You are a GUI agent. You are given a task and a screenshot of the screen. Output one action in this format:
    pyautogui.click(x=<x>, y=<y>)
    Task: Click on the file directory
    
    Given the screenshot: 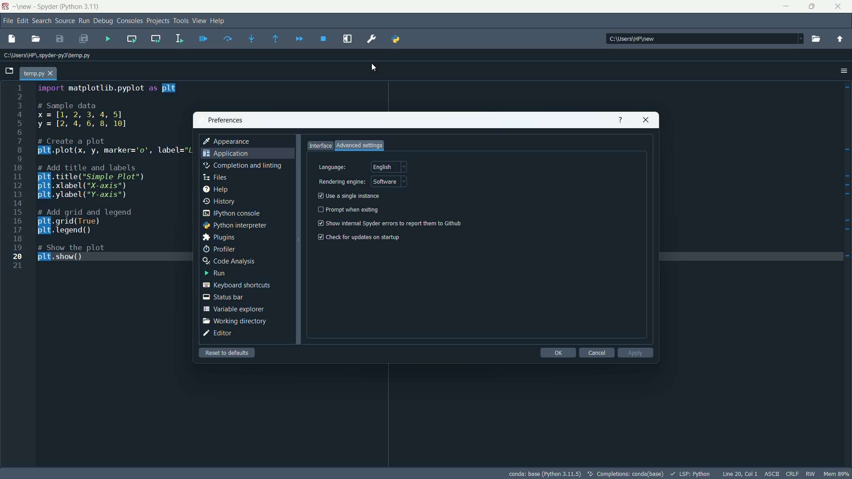 What is the action you would take?
    pyautogui.click(x=46, y=55)
    